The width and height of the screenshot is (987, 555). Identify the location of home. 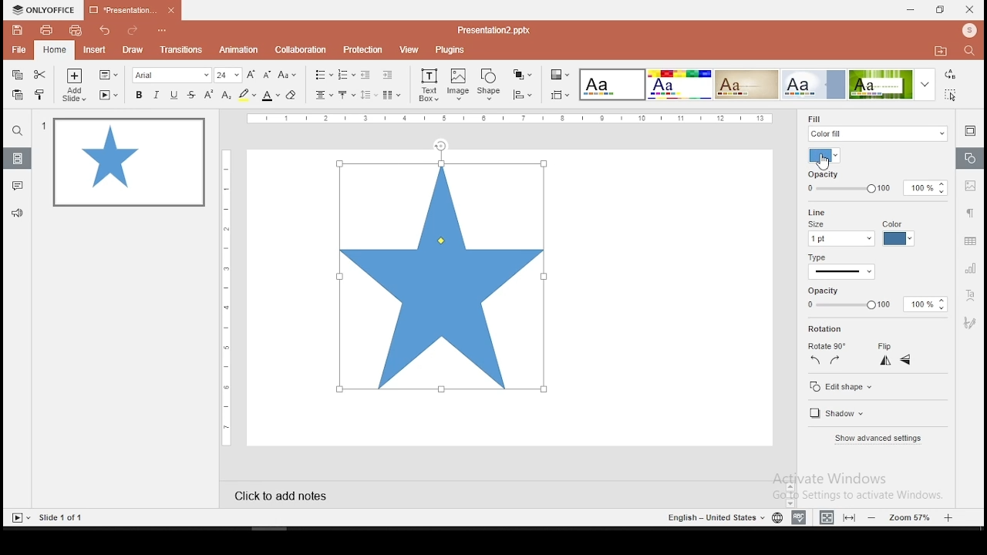
(55, 51).